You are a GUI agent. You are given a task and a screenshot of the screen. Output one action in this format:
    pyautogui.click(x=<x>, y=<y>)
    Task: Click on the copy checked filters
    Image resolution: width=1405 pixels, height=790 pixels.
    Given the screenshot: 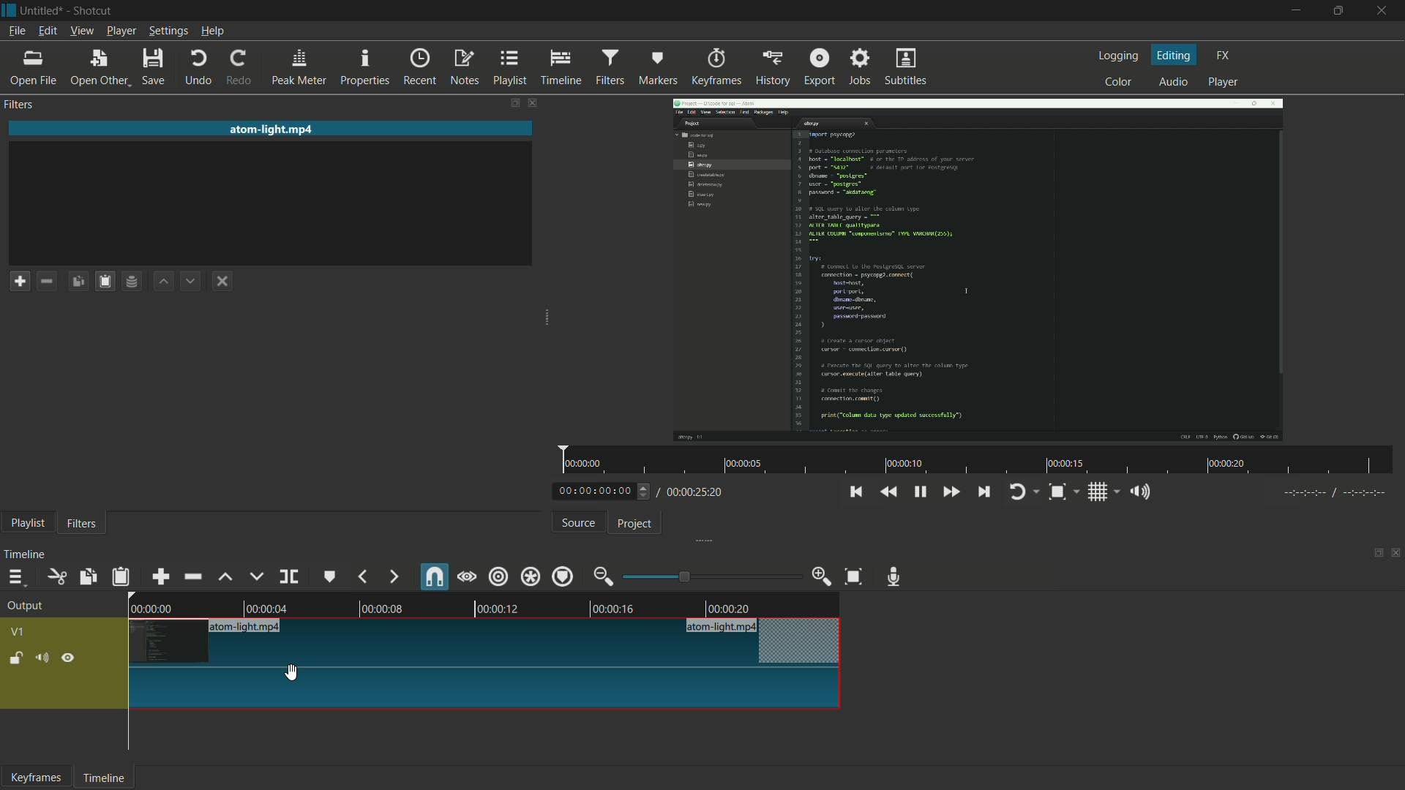 What is the action you would take?
    pyautogui.click(x=78, y=280)
    